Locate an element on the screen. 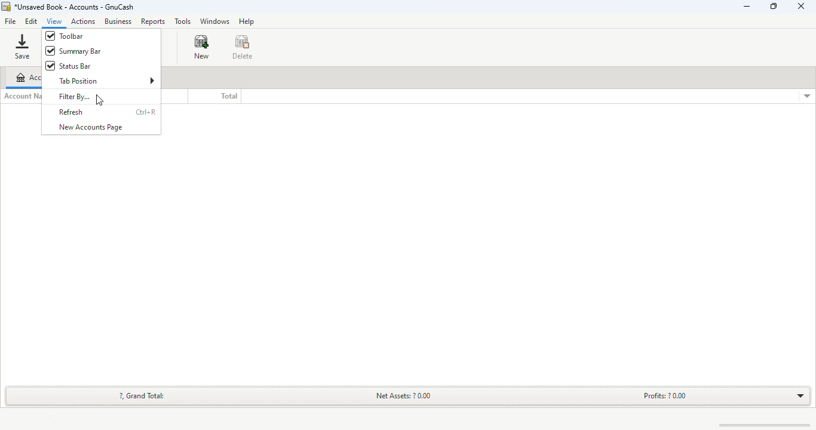 The image size is (816, 430). refresh is located at coordinates (71, 112).